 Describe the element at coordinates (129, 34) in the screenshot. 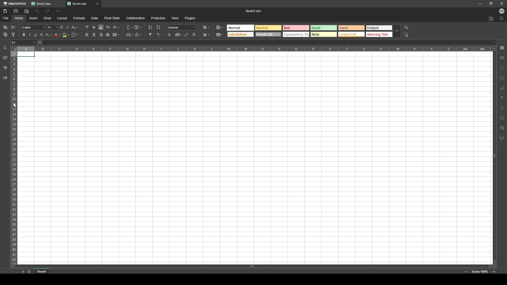

I see `named ranges` at that location.